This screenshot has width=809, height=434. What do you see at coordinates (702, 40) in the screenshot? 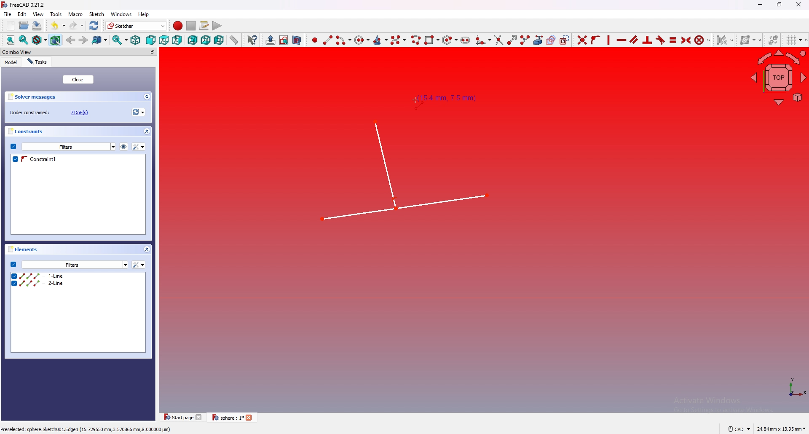
I see `Constrain block` at bounding box center [702, 40].